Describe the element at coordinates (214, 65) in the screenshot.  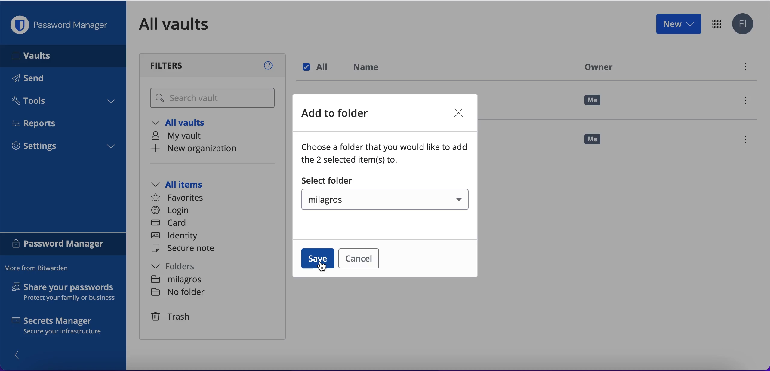
I see `filters` at that location.